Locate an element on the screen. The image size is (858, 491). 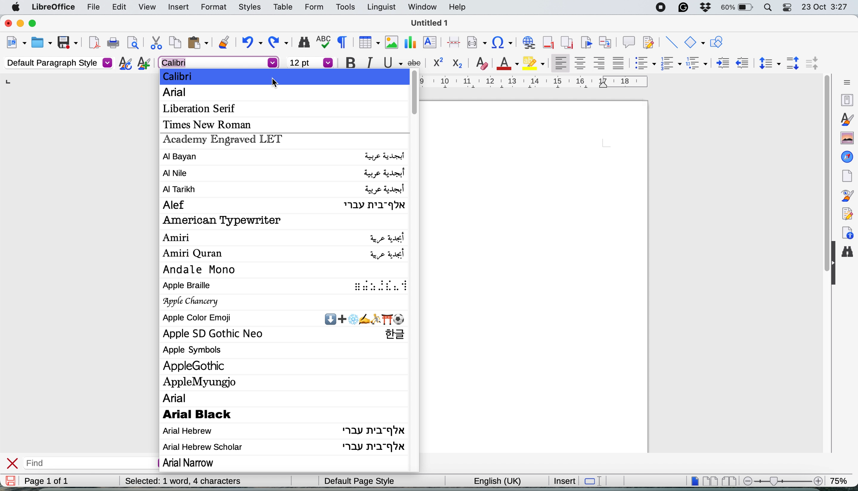
styles is located at coordinates (246, 7).